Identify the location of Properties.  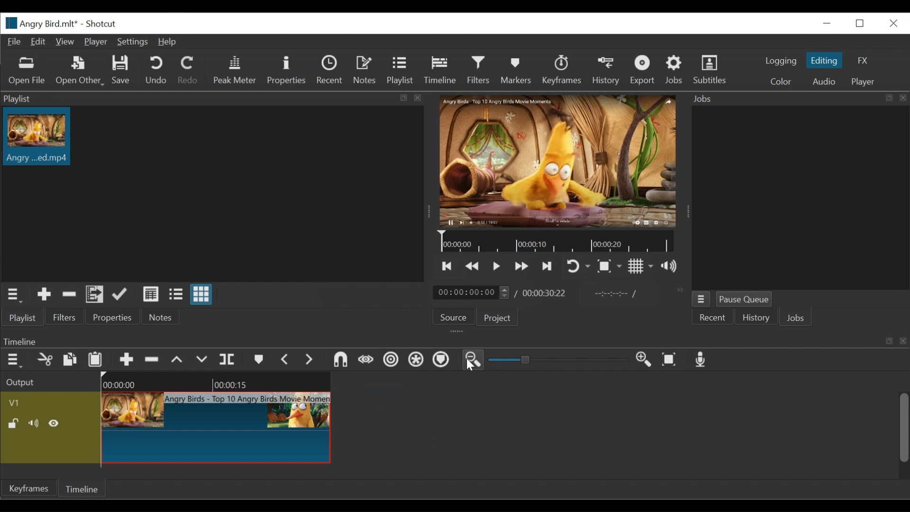
(287, 71).